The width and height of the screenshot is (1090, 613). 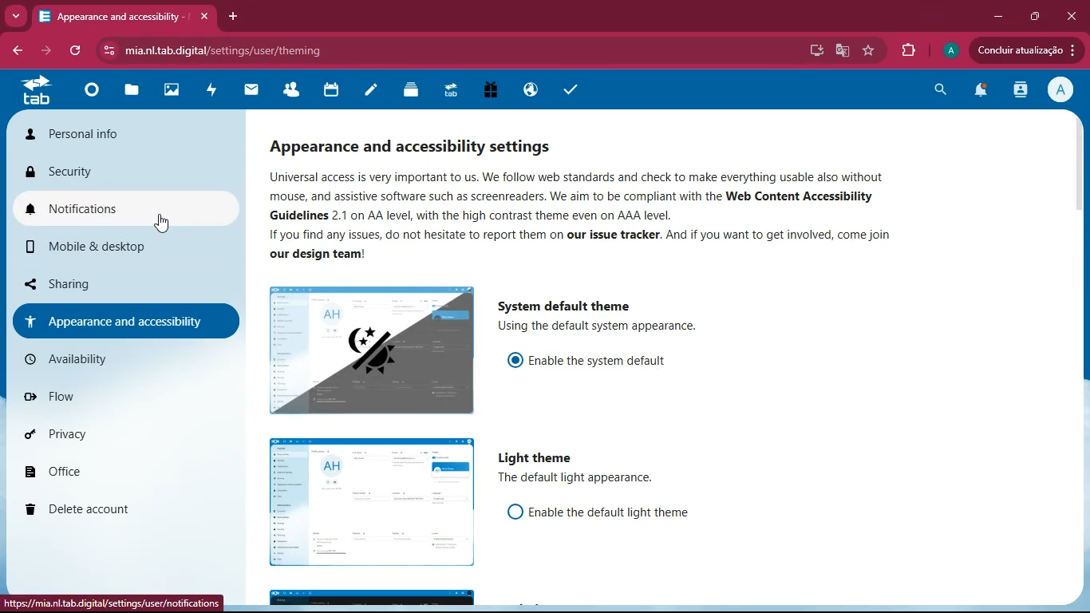 I want to click on more, so click(x=16, y=15).